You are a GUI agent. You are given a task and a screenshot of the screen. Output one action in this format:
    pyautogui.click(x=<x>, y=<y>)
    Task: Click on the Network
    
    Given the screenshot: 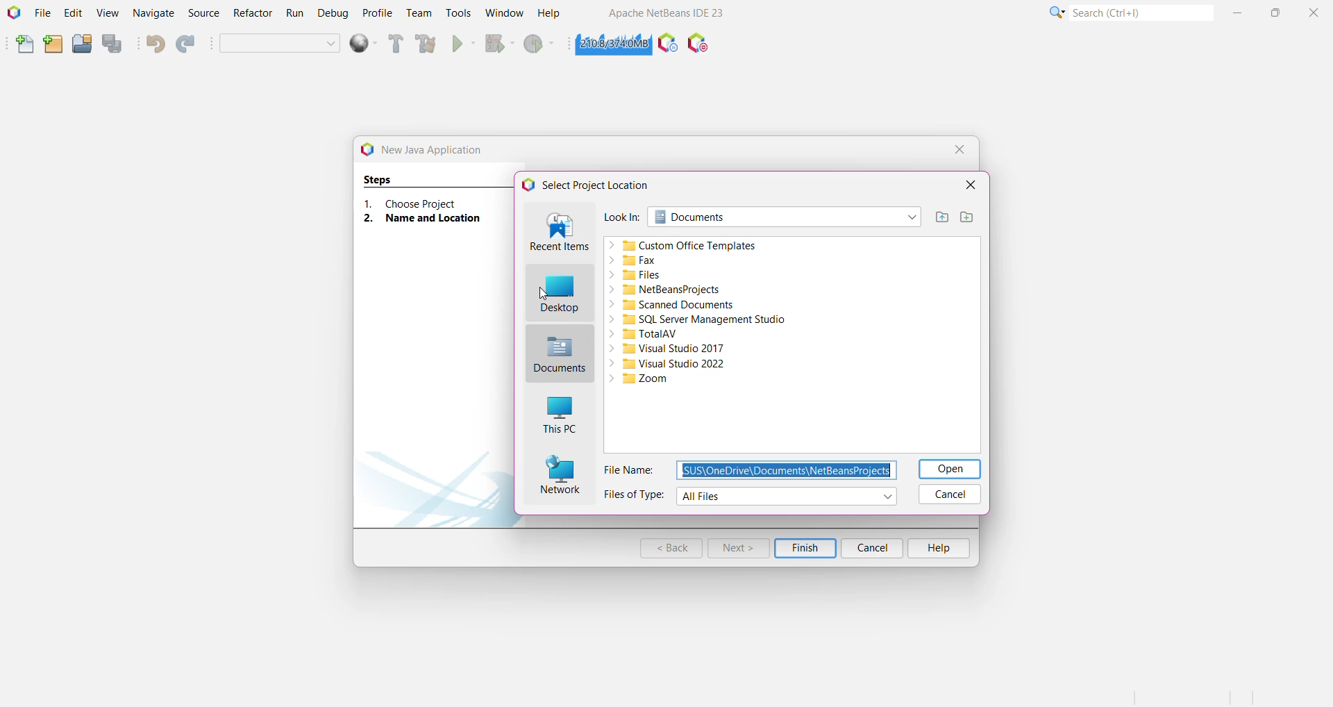 What is the action you would take?
    pyautogui.click(x=559, y=476)
    